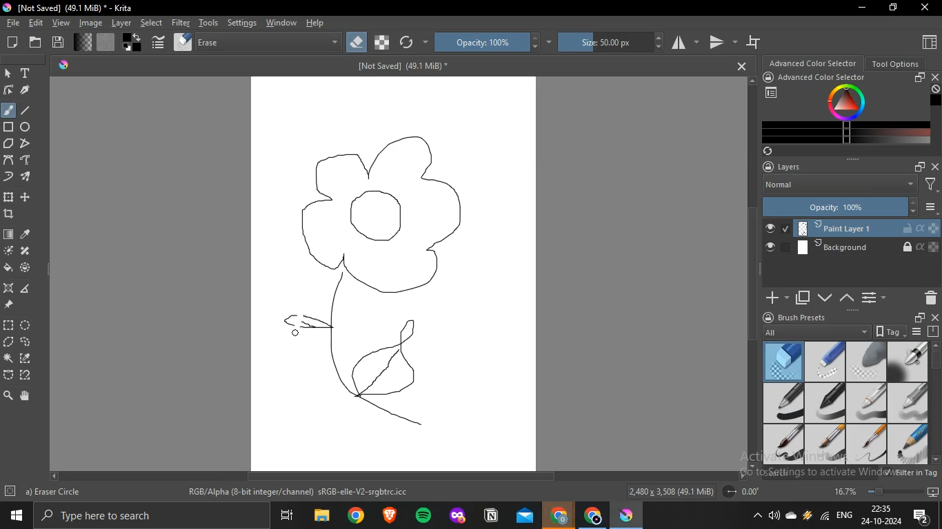 This screenshot has width=942, height=529. I want to click on create new document, so click(14, 43).